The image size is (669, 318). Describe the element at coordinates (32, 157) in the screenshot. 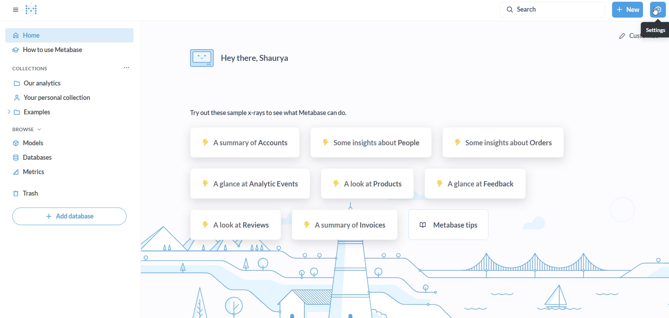

I see `E Databases` at that location.